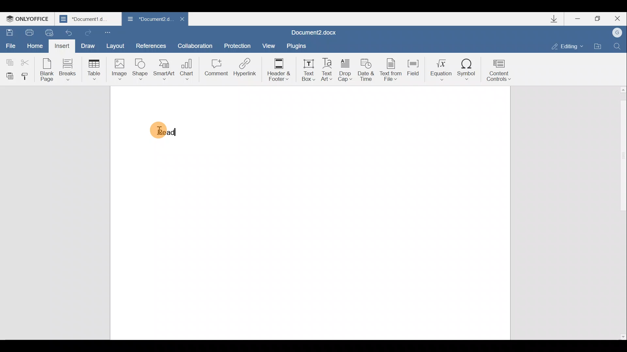  Describe the element at coordinates (47, 70) in the screenshot. I see ` Blank page` at that location.